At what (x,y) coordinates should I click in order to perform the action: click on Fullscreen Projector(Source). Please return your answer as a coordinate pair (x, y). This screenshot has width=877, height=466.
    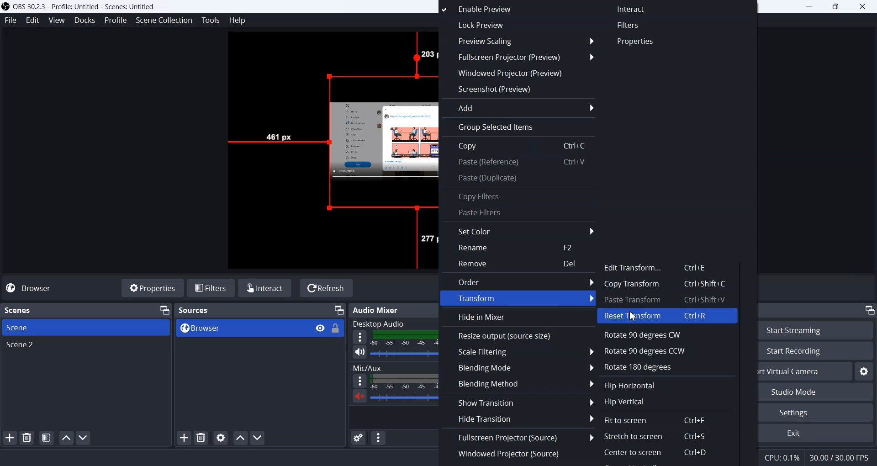
    Looking at the image, I should click on (519, 438).